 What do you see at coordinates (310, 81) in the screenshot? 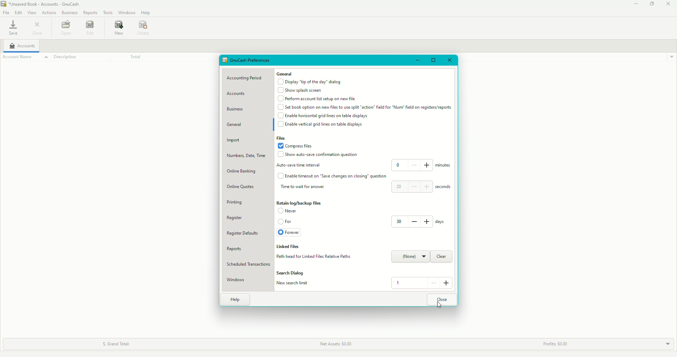
I see `Display 'tip of the day'` at bounding box center [310, 81].